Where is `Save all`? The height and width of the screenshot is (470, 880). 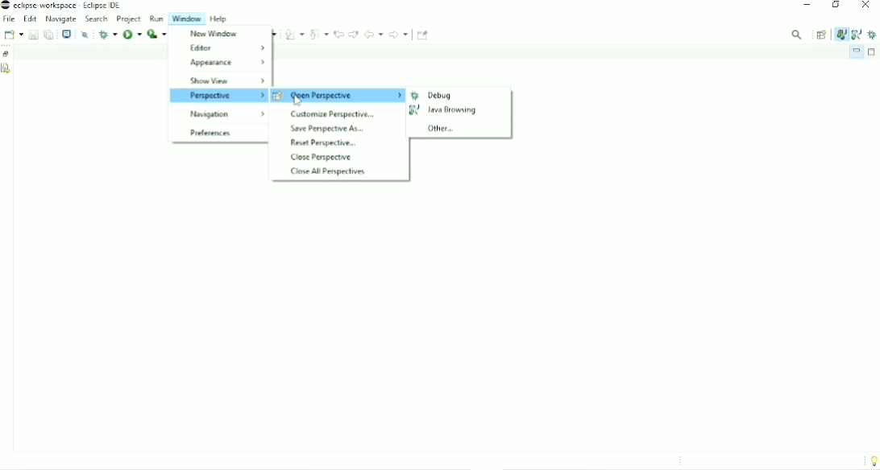 Save all is located at coordinates (48, 34).